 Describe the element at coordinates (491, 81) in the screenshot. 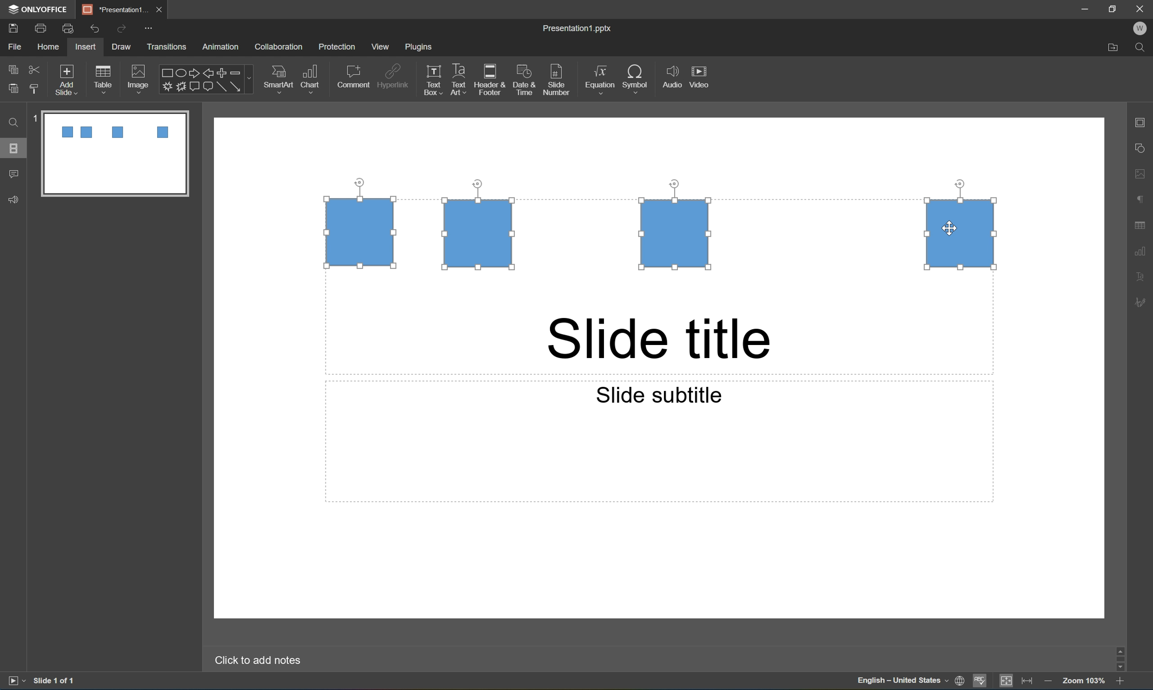

I see `header & footer` at that location.